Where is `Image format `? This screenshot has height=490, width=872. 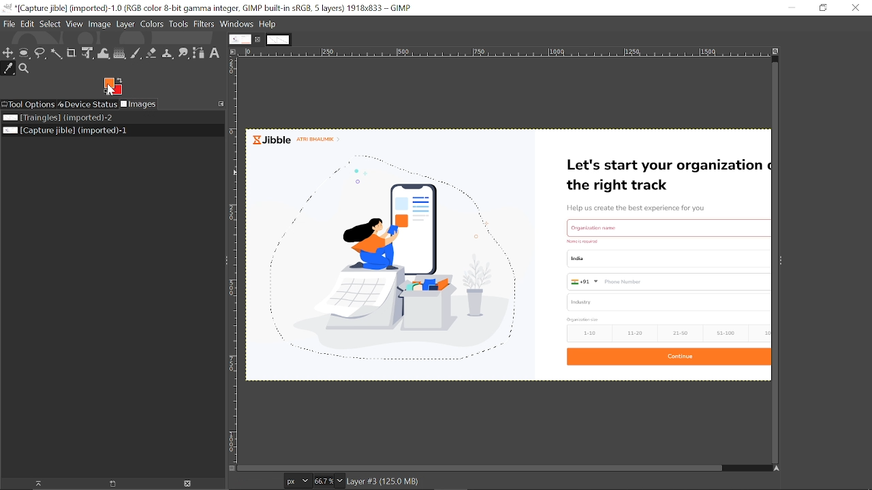 Image format  is located at coordinates (298, 481).